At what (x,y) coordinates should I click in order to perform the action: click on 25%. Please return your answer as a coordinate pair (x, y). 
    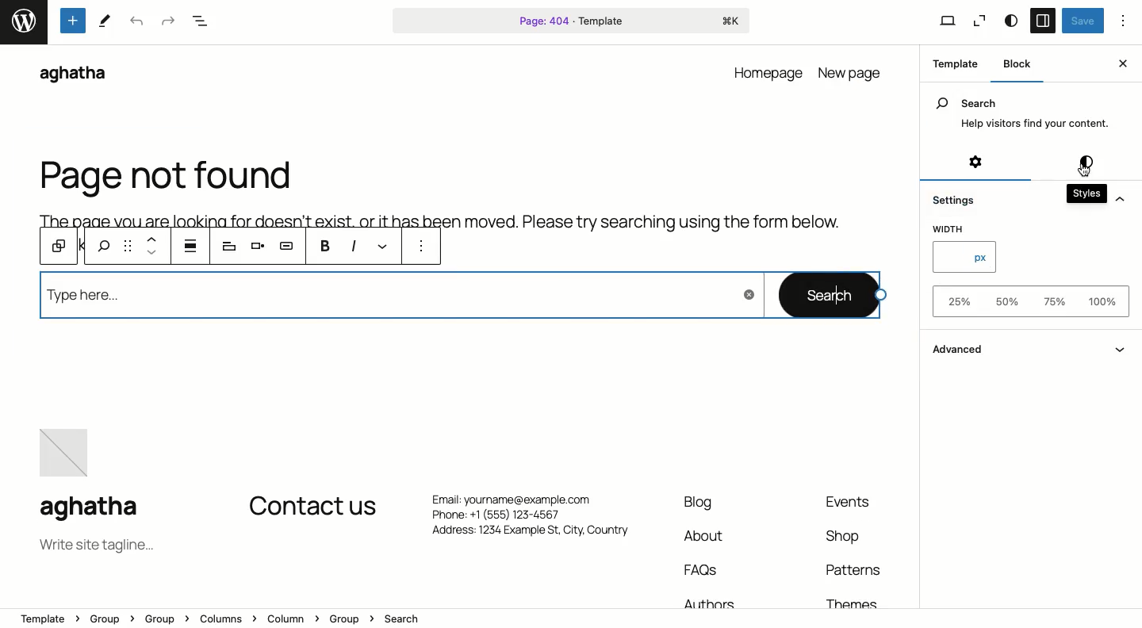
    Looking at the image, I should click on (956, 301).